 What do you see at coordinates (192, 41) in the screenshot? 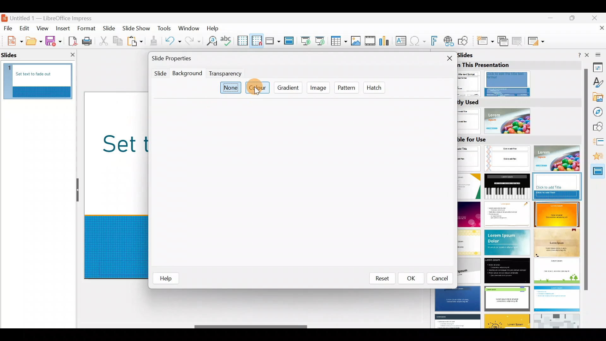
I see `Redo` at bounding box center [192, 41].